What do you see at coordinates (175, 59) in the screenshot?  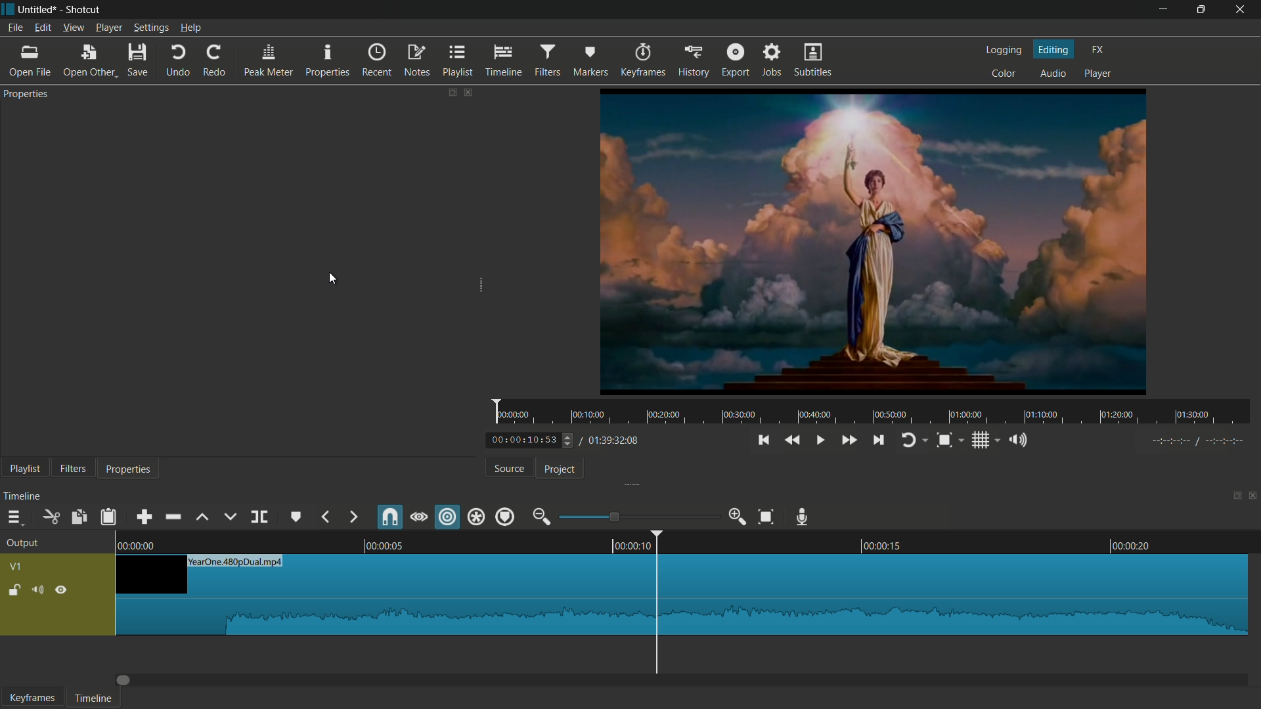 I see `undo` at bounding box center [175, 59].